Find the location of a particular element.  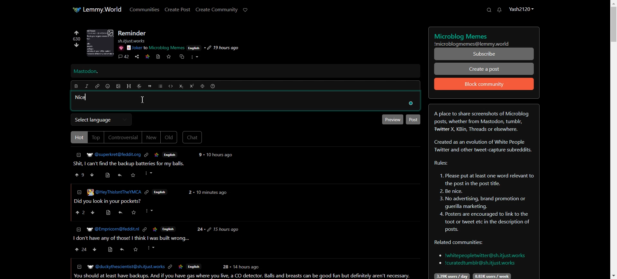

Text is located at coordinates (484, 192).